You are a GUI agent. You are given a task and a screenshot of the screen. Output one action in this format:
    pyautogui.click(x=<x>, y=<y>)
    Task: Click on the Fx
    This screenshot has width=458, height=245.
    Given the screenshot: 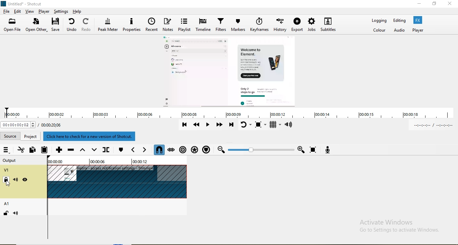 What is the action you would take?
    pyautogui.click(x=418, y=20)
    